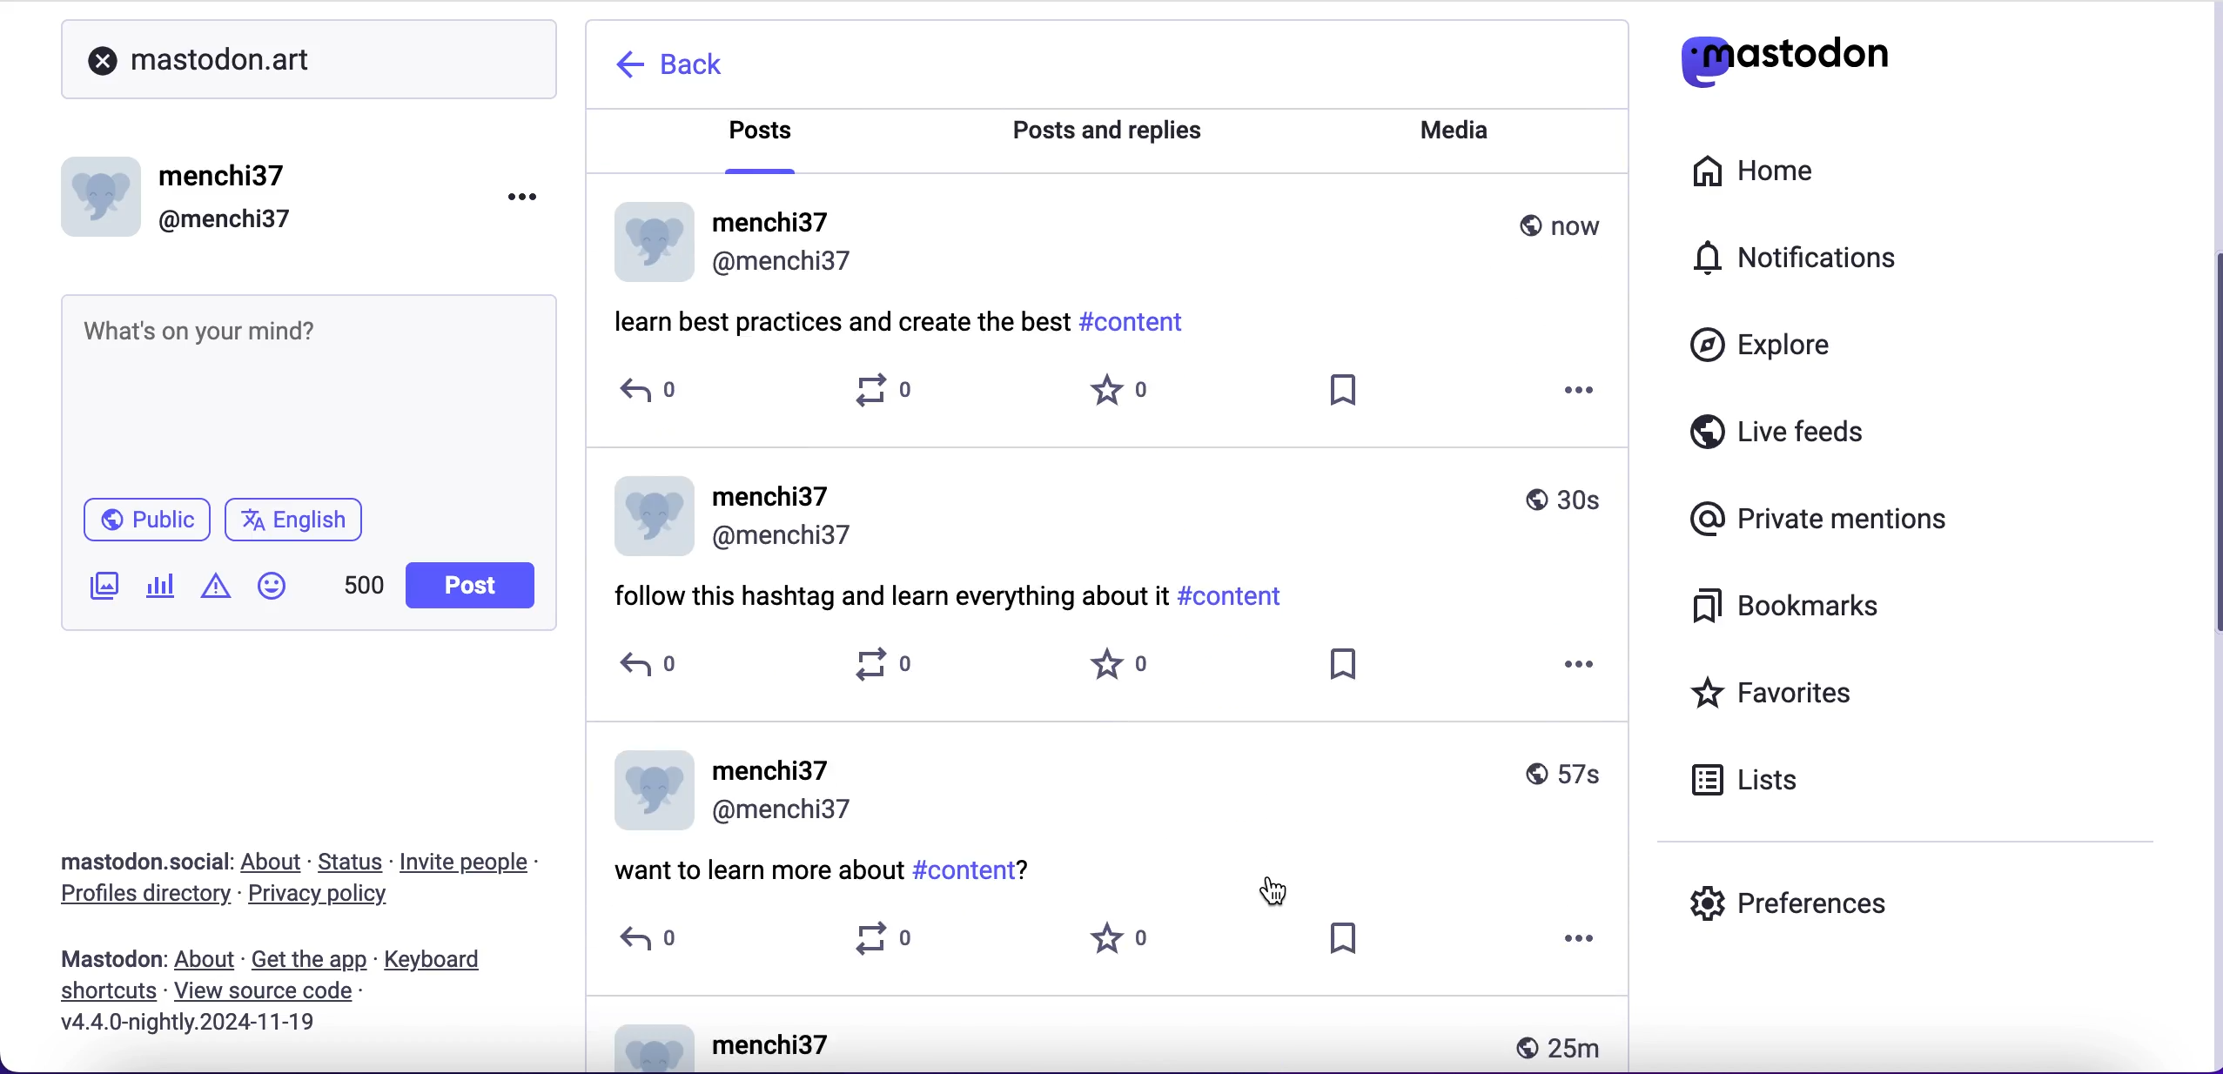  What do you see at coordinates (1795, 899) in the screenshot?
I see `preferences` at bounding box center [1795, 899].